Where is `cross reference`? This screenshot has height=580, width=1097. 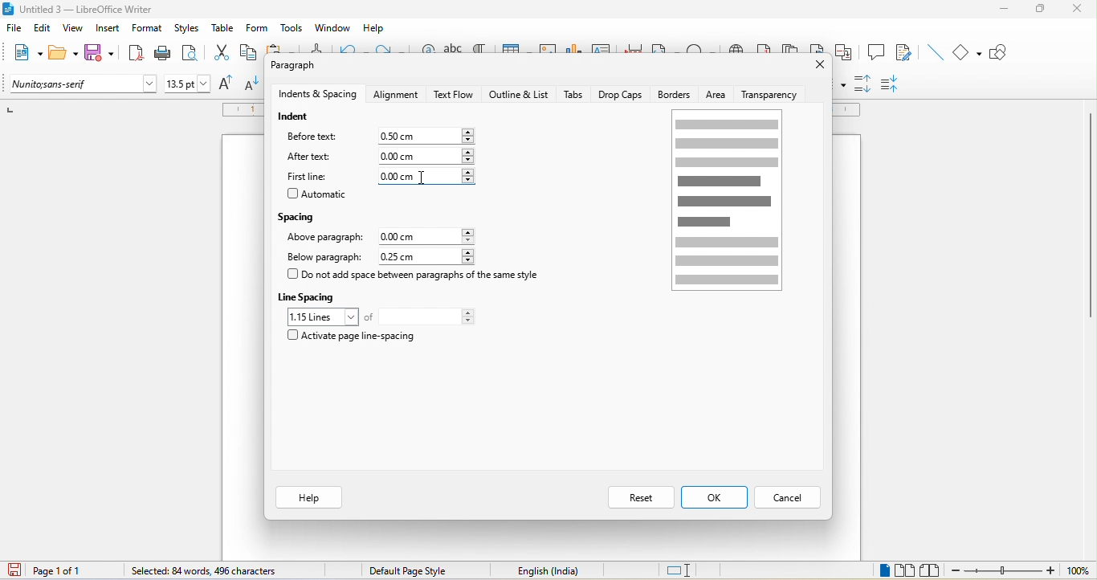
cross reference is located at coordinates (847, 52).